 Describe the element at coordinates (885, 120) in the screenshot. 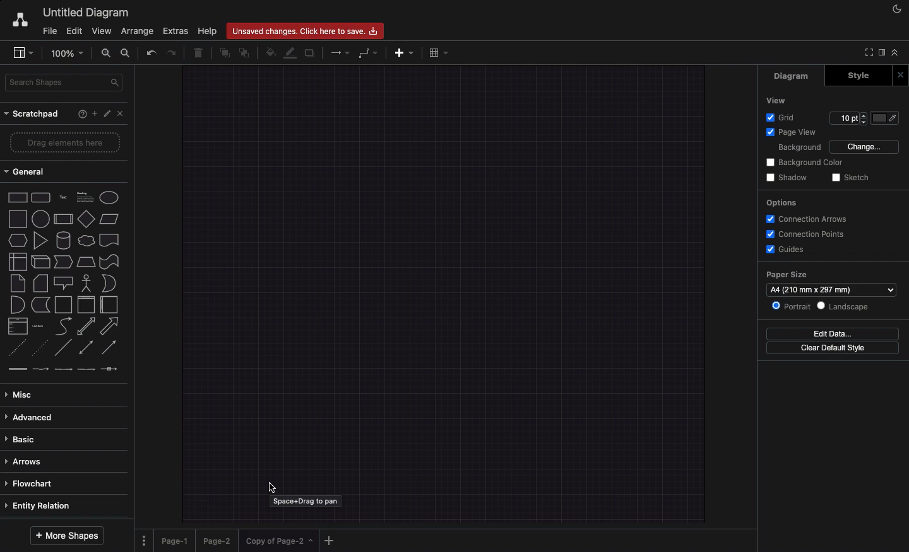

I see `Color` at that location.